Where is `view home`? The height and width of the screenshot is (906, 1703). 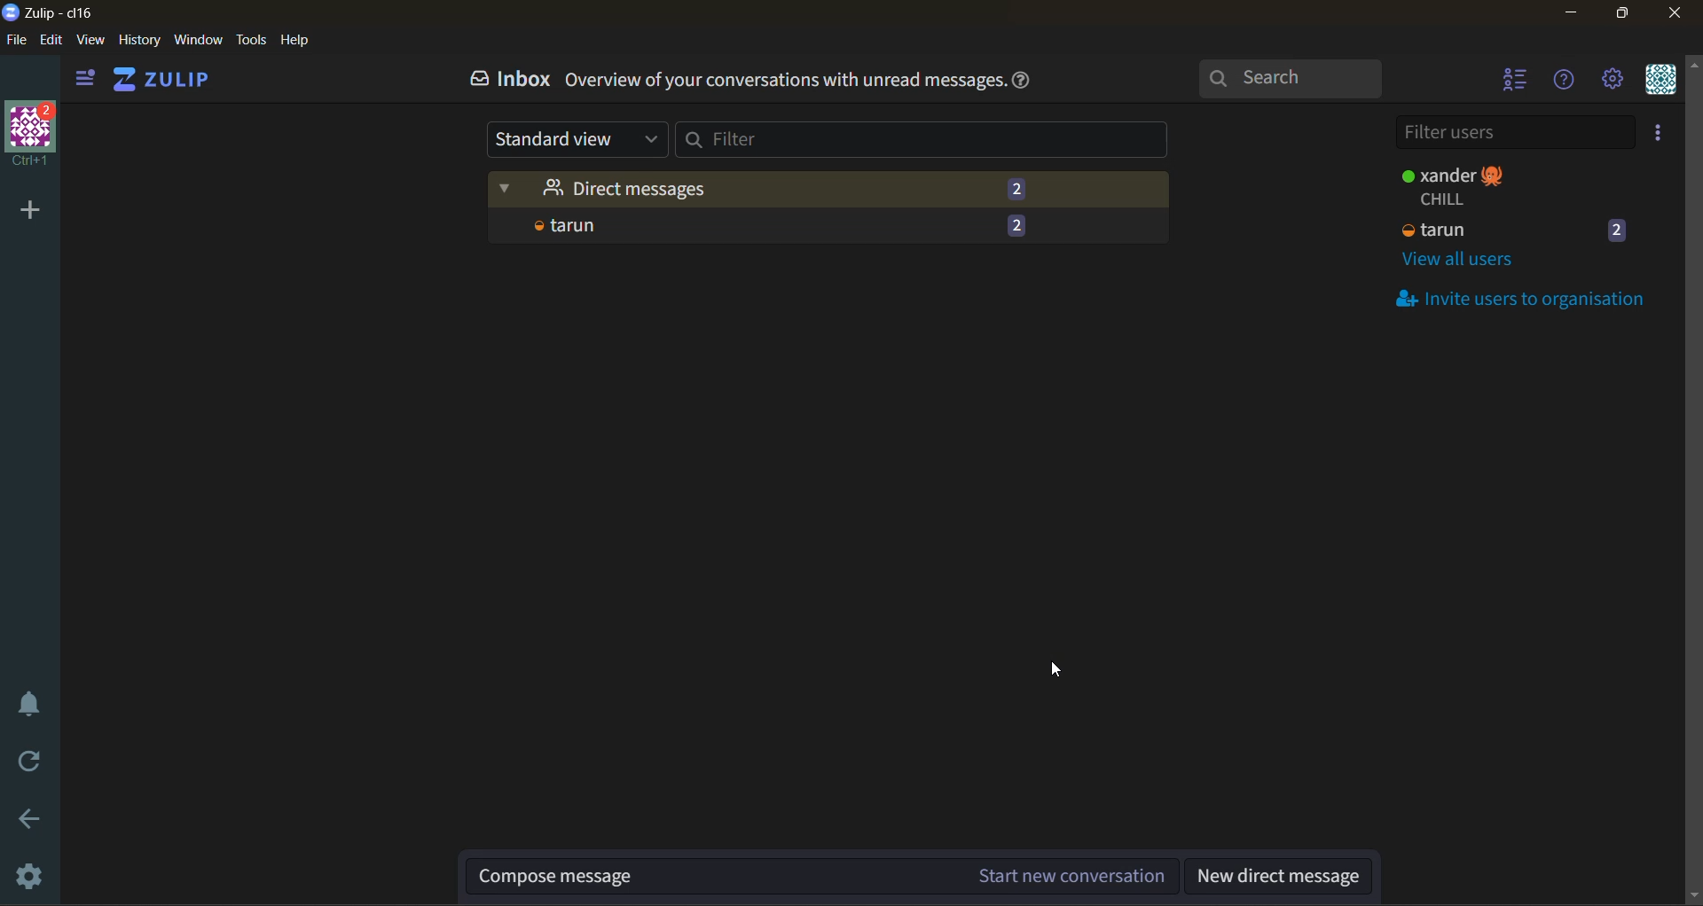 view home is located at coordinates (165, 80).